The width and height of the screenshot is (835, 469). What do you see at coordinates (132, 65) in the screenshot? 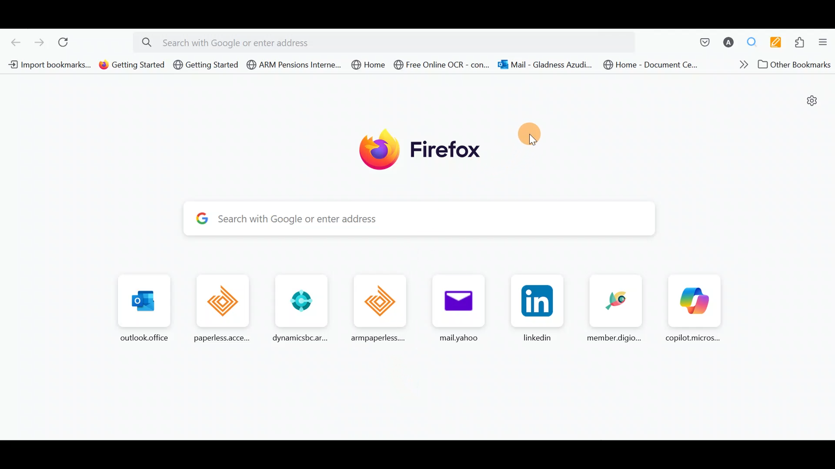
I see `Bookmark 2` at bounding box center [132, 65].